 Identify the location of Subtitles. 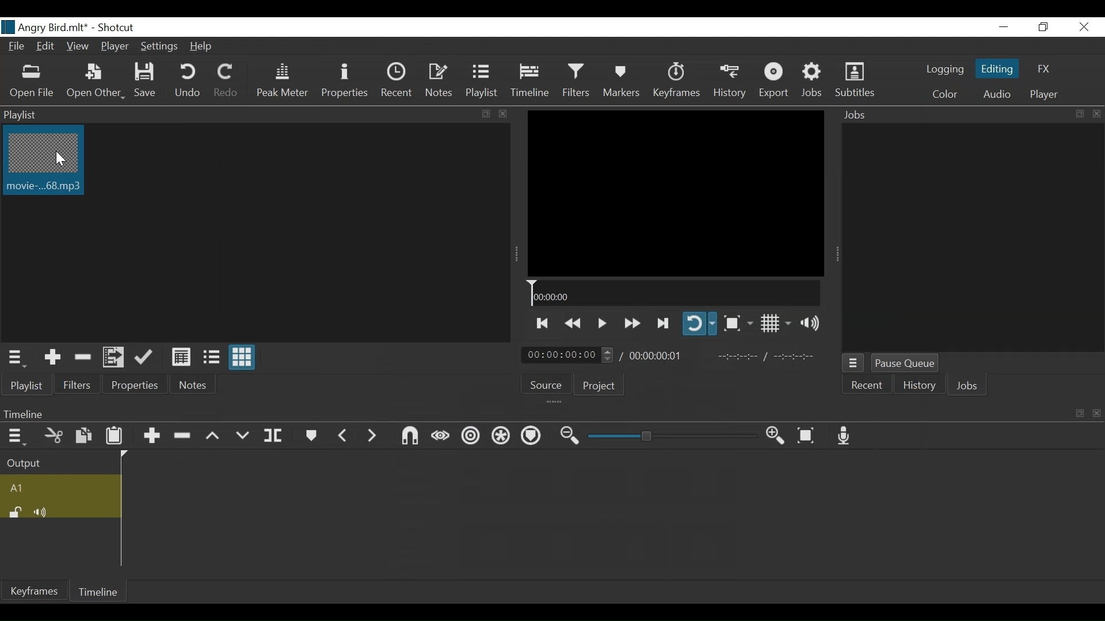
(855, 80).